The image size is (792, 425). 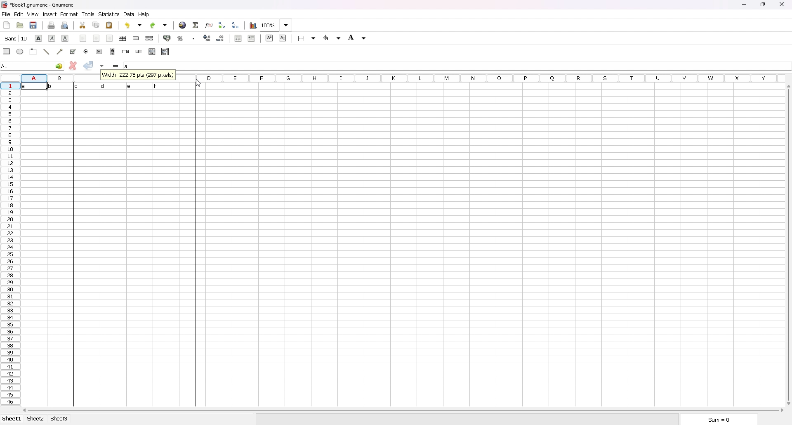 I want to click on slider, so click(x=139, y=52).